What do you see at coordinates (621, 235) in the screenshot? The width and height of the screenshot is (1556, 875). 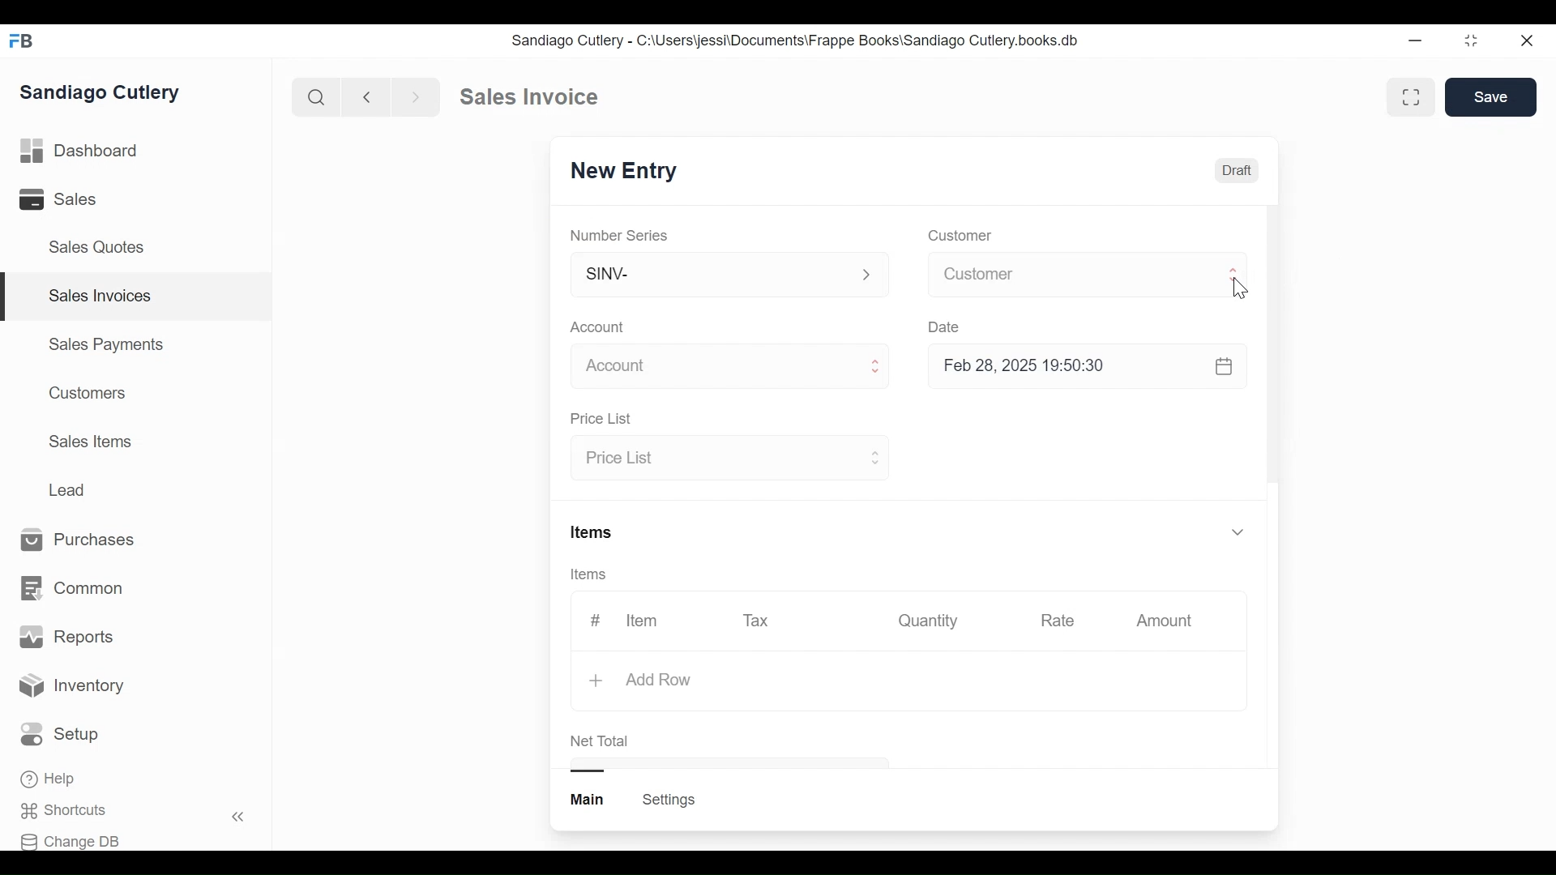 I see `Number Series` at bounding box center [621, 235].